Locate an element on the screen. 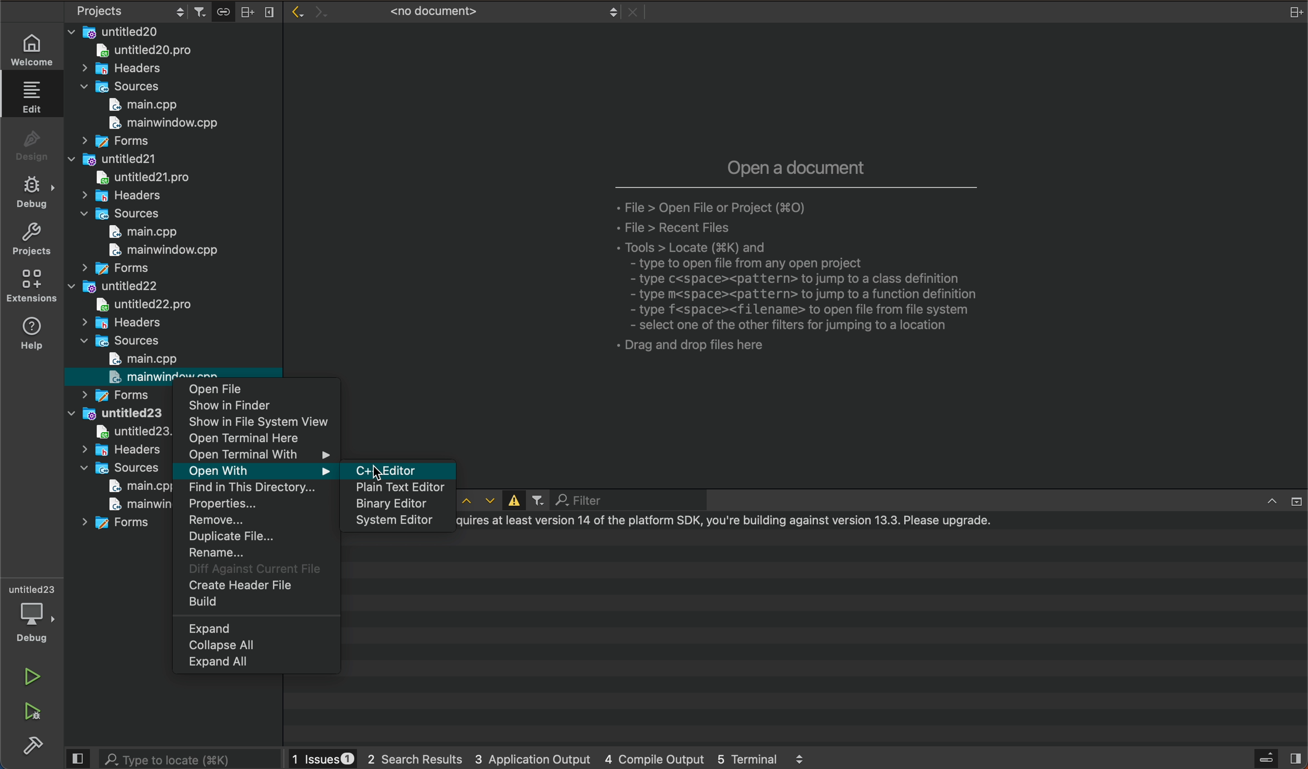 The image size is (1308, 769). mainwindow.cpp is located at coordinates (159, 125).